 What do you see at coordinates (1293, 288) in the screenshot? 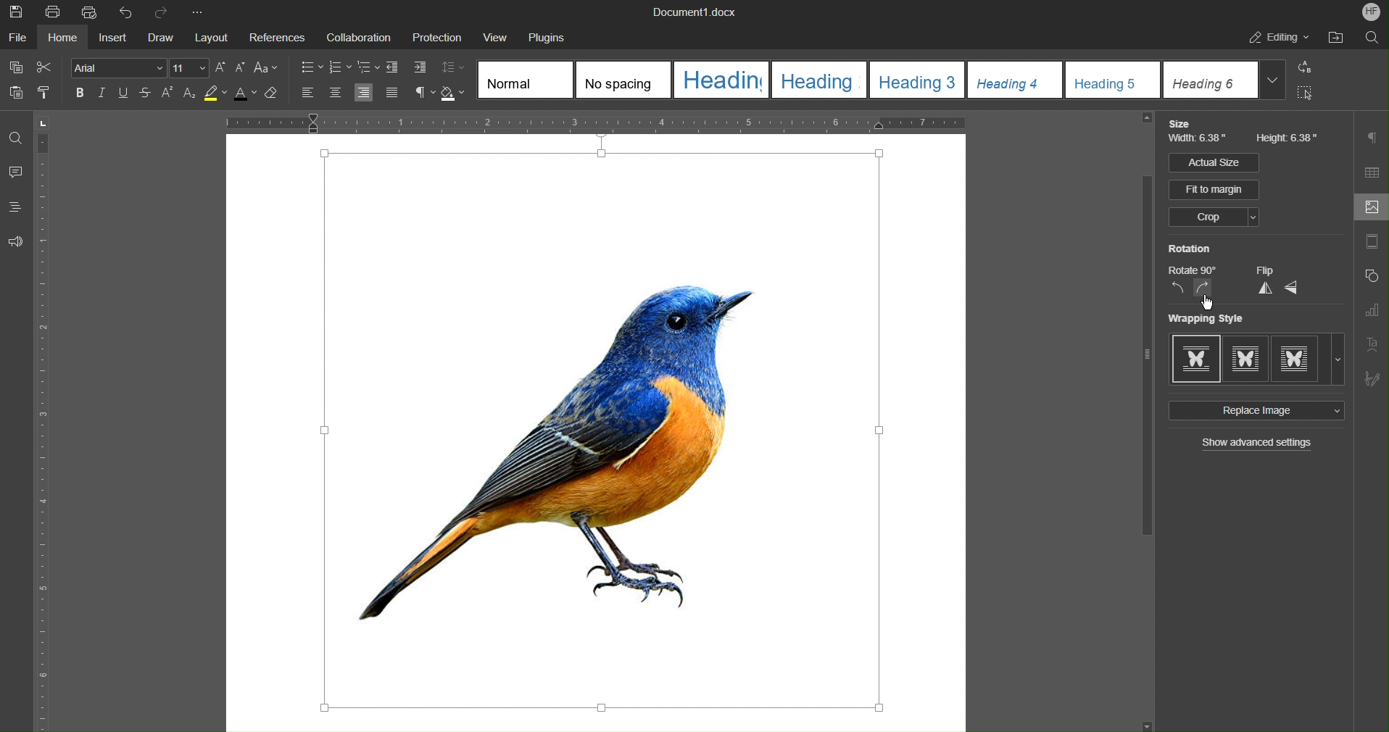
I see `Flip Horizontally` at bounding box center [1293, 288].